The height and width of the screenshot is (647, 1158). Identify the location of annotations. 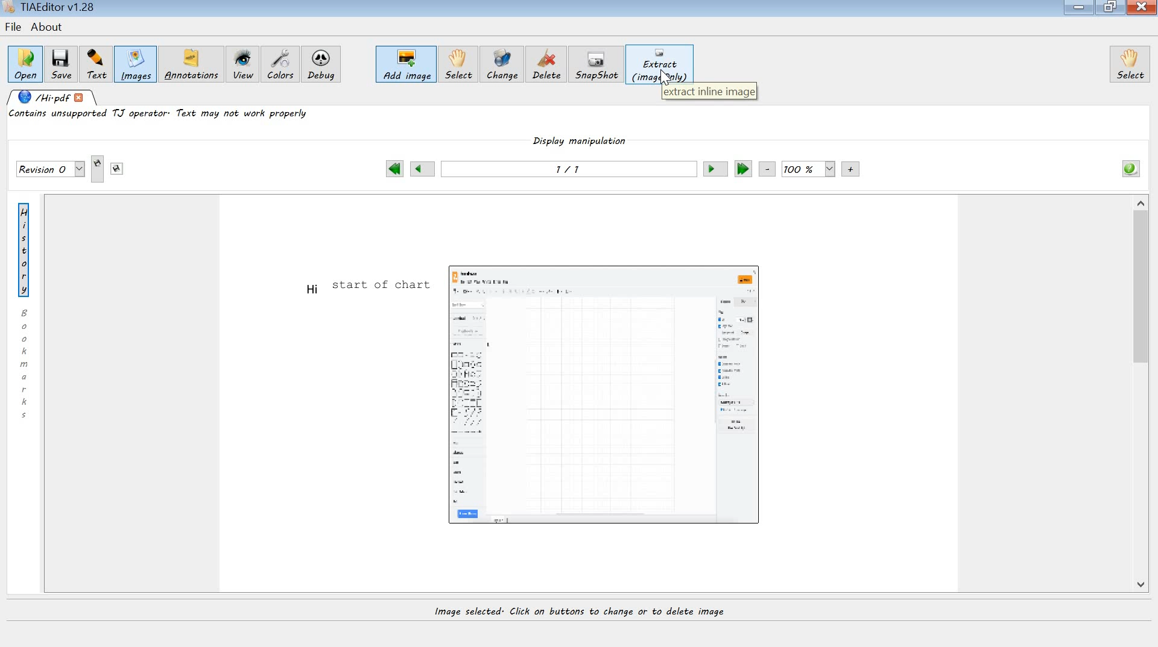
(193, 66).